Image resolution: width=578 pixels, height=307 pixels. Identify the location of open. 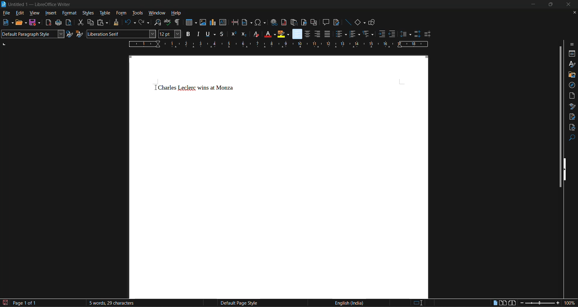
(22, 23).